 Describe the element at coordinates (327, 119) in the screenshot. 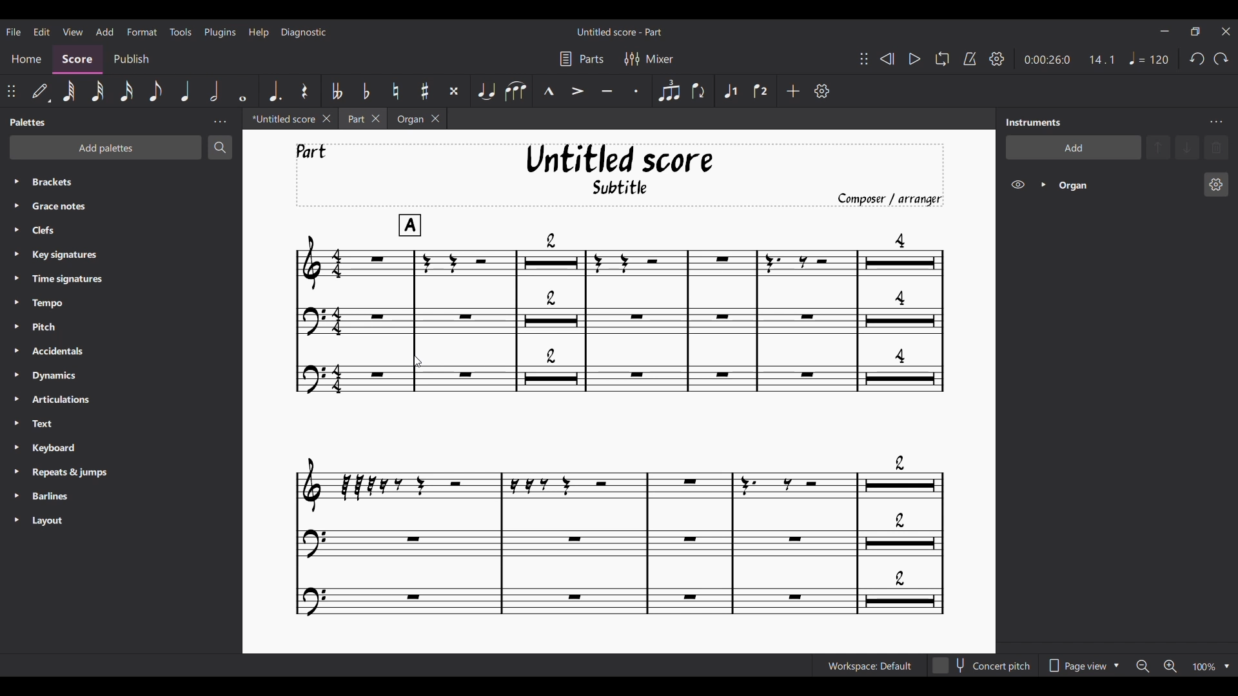

I see `Close untitled tab` at that location.